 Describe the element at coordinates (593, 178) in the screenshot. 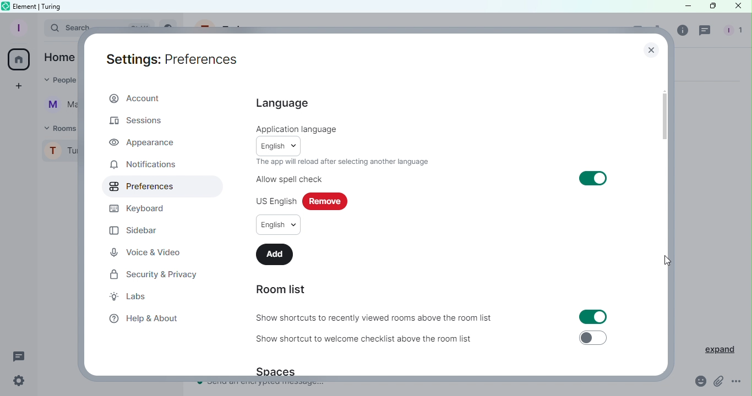

I see `Toggle` at that location.